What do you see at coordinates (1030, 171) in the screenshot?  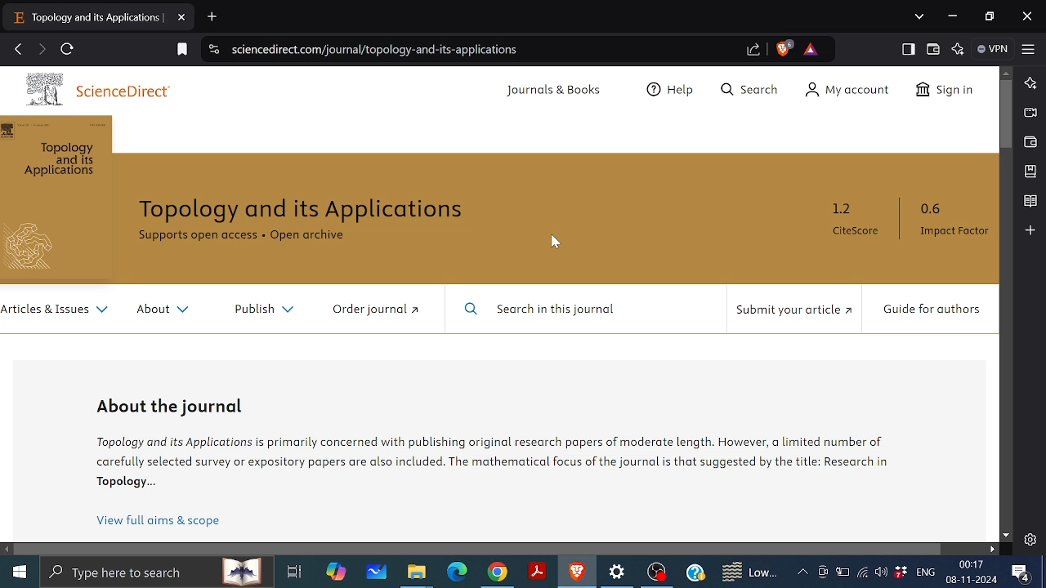 I see `Add bookmark` at bounding box center [1030, 171].